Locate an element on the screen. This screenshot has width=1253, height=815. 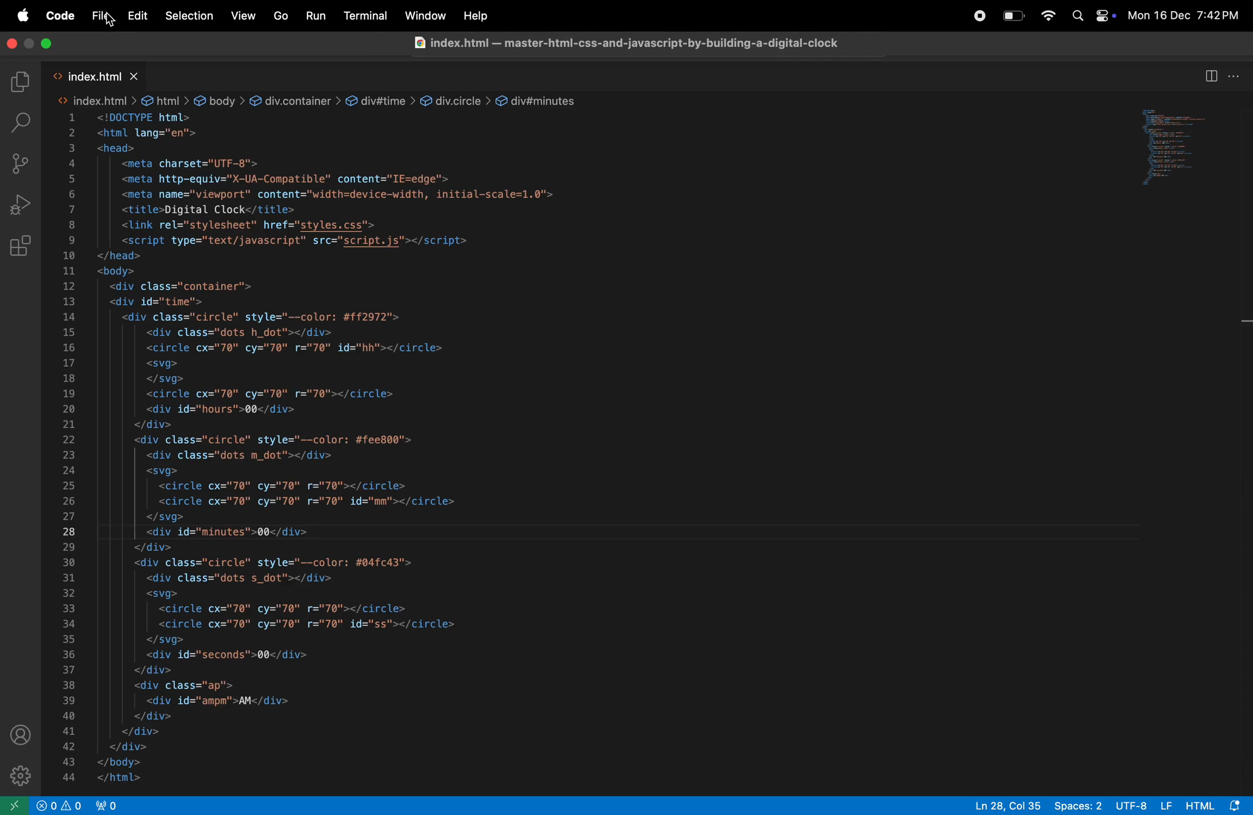
maximize is located at coordinates (49, 44).